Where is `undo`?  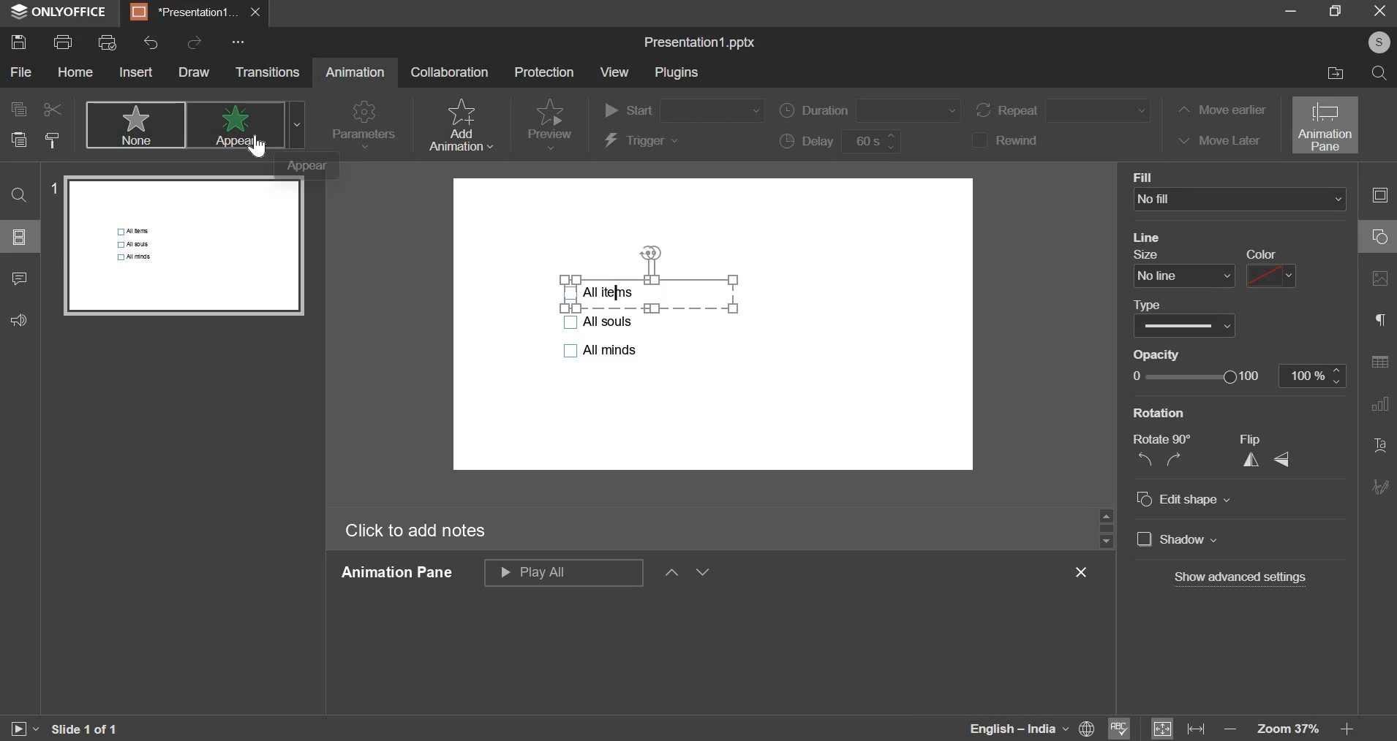
undo is located at coordinates (151, 43).